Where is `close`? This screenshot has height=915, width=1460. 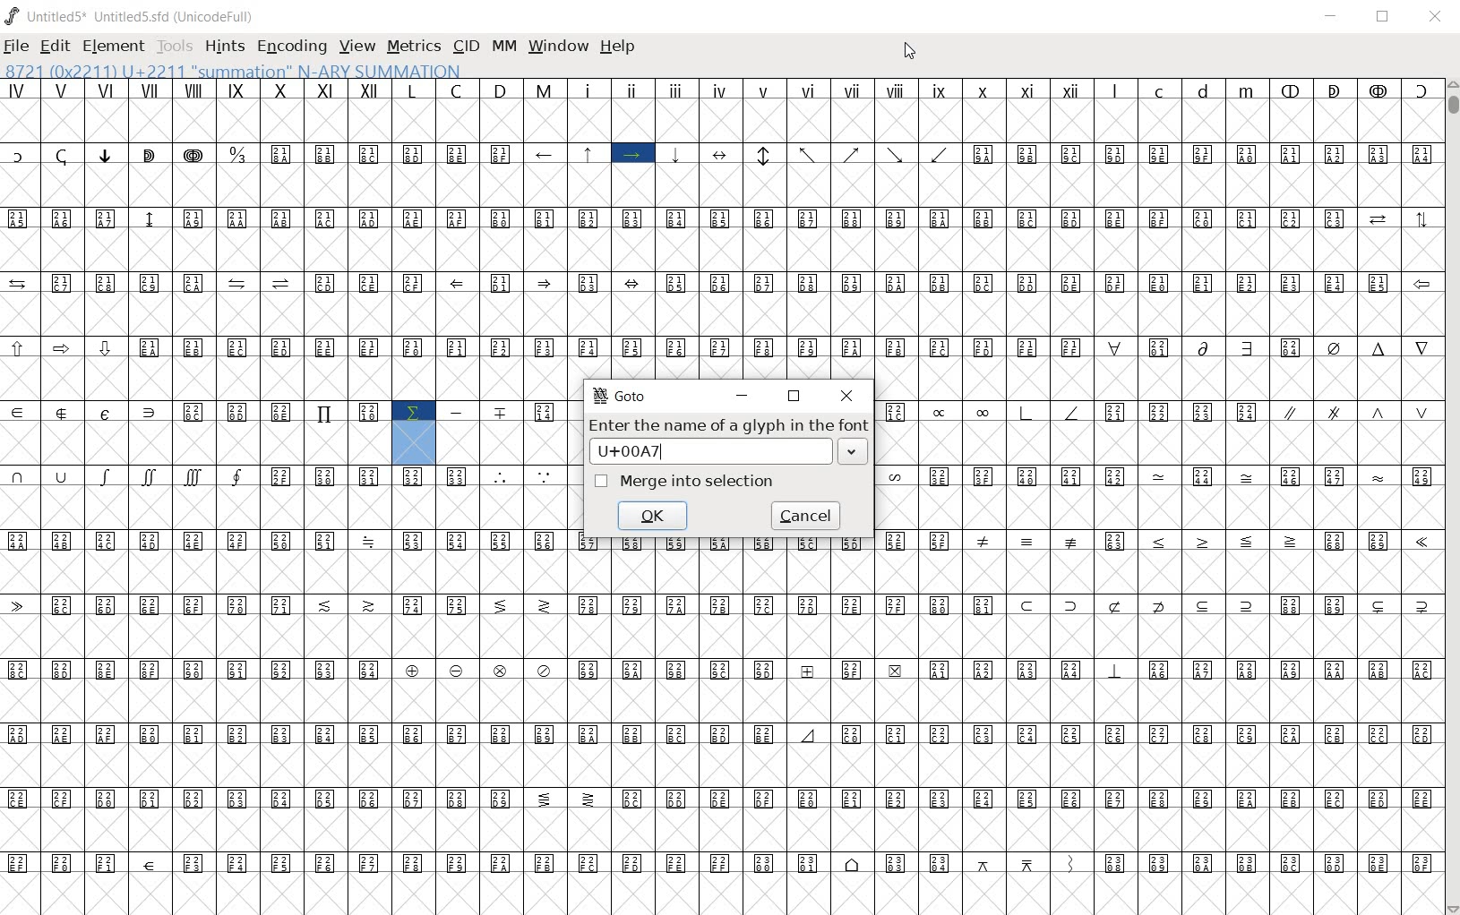
close is located at coordinates (845, 395).